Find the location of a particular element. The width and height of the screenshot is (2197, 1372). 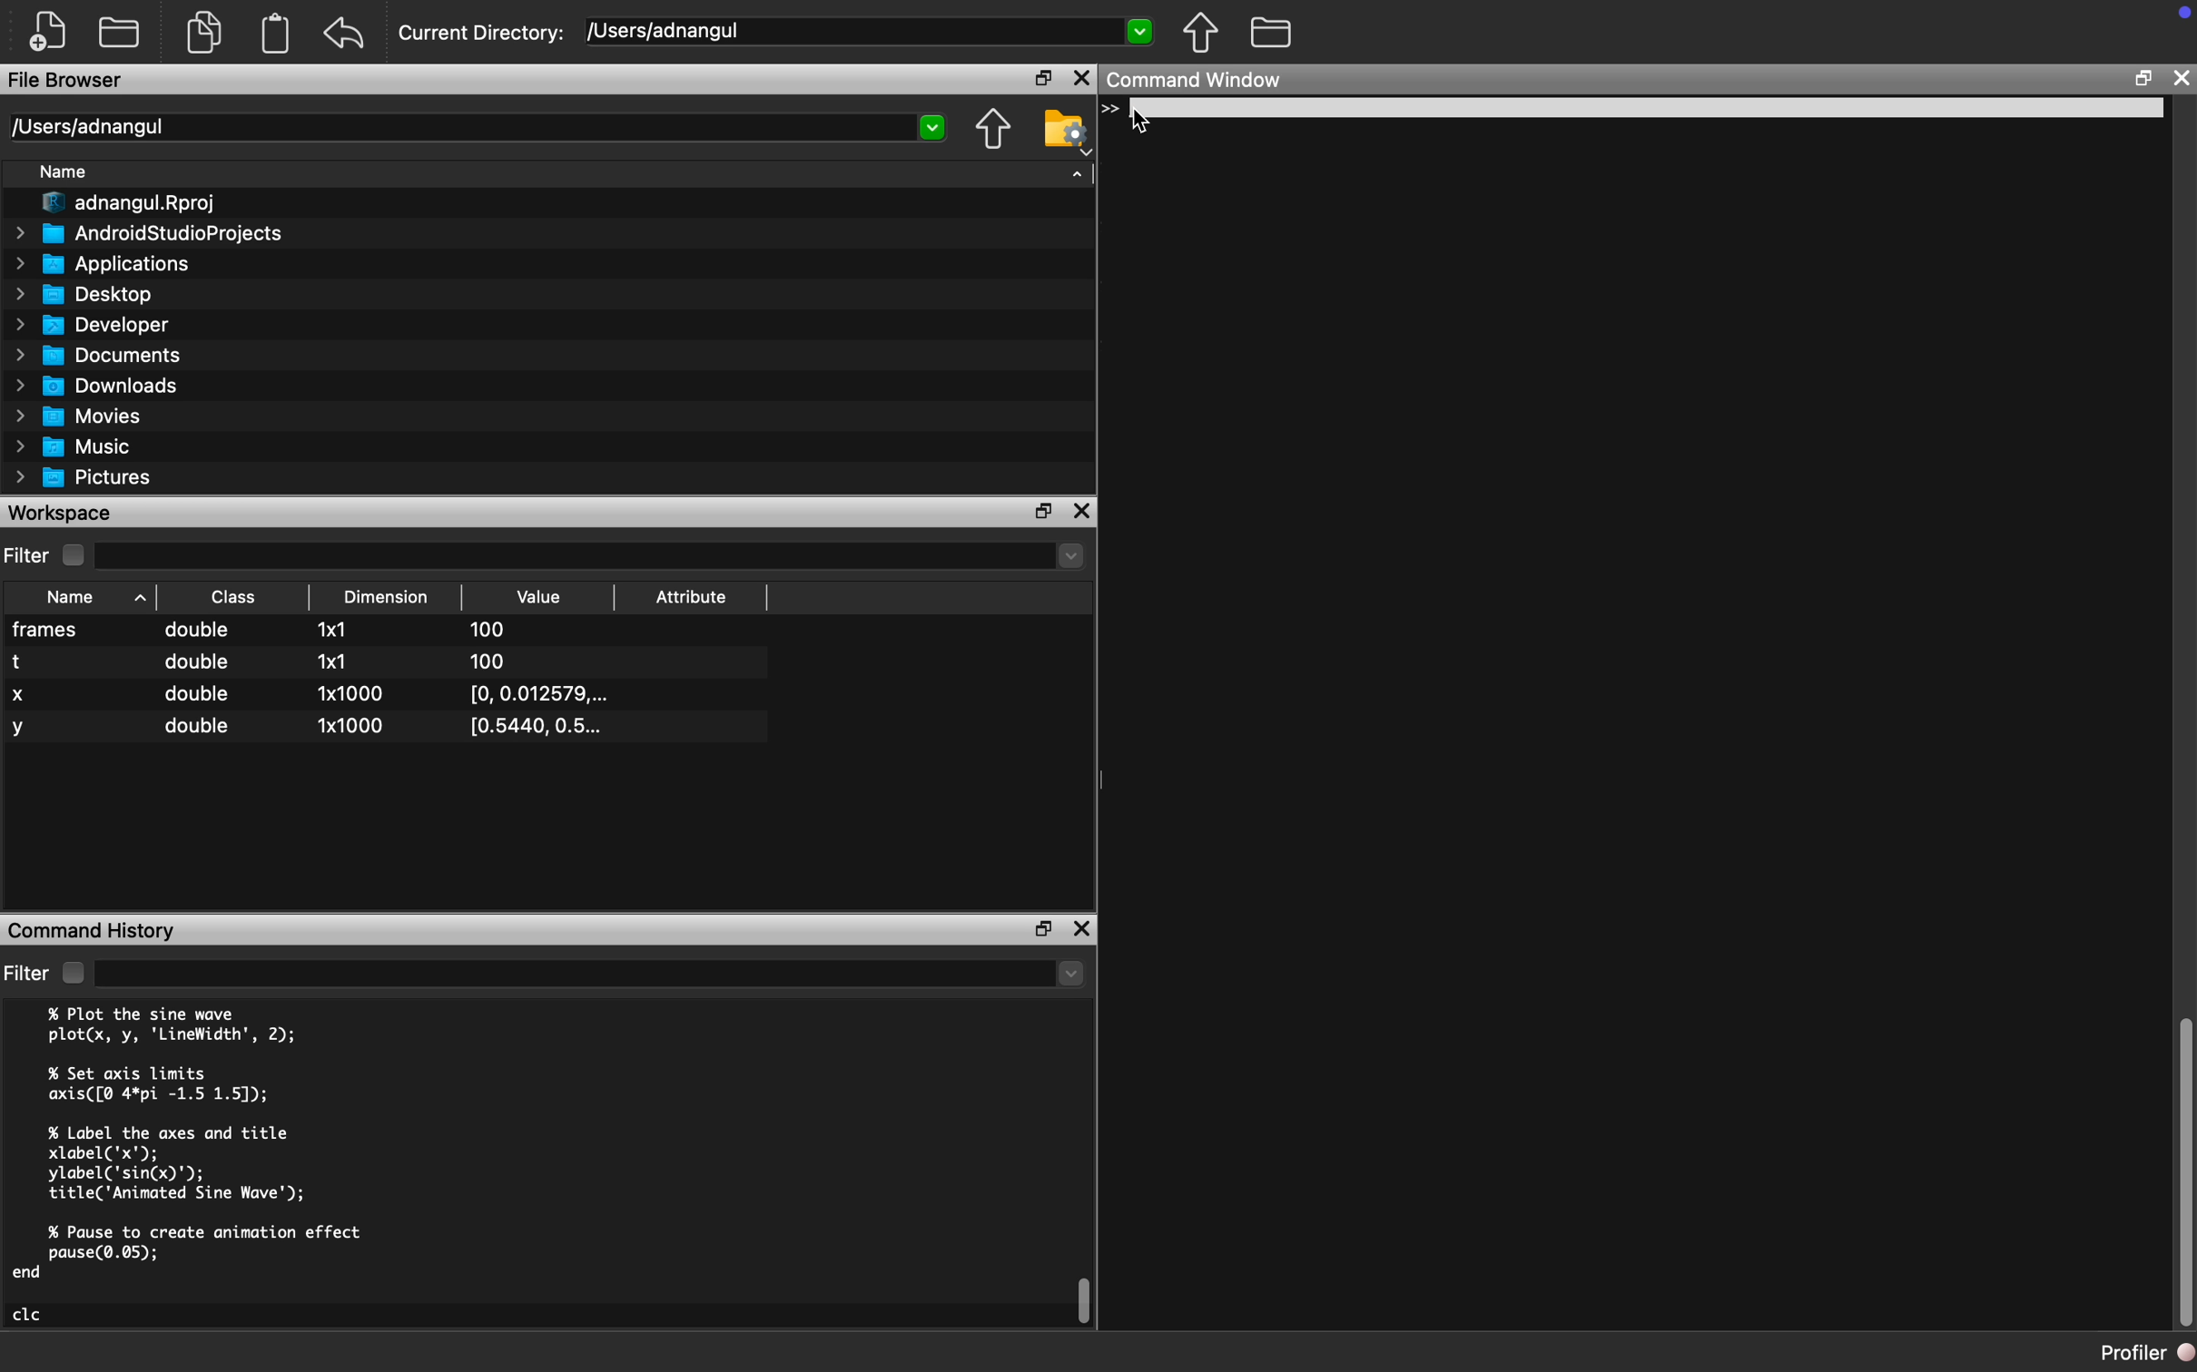

Parent Directory is located at coordinates (1200, 34).